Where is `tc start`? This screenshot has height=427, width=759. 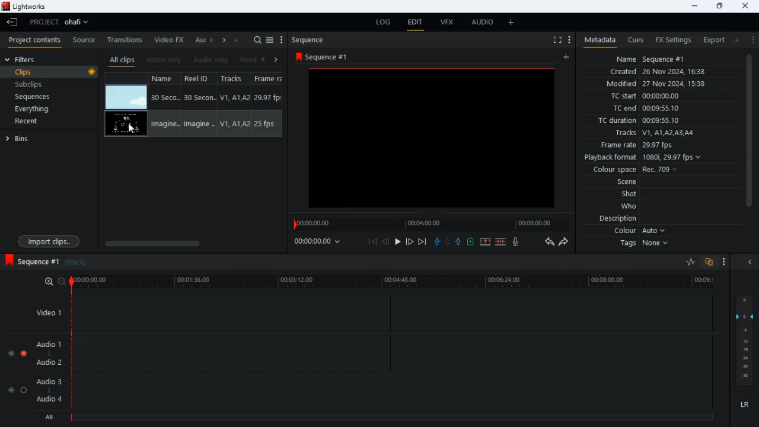
tc start is located at coordinates (647, 96).